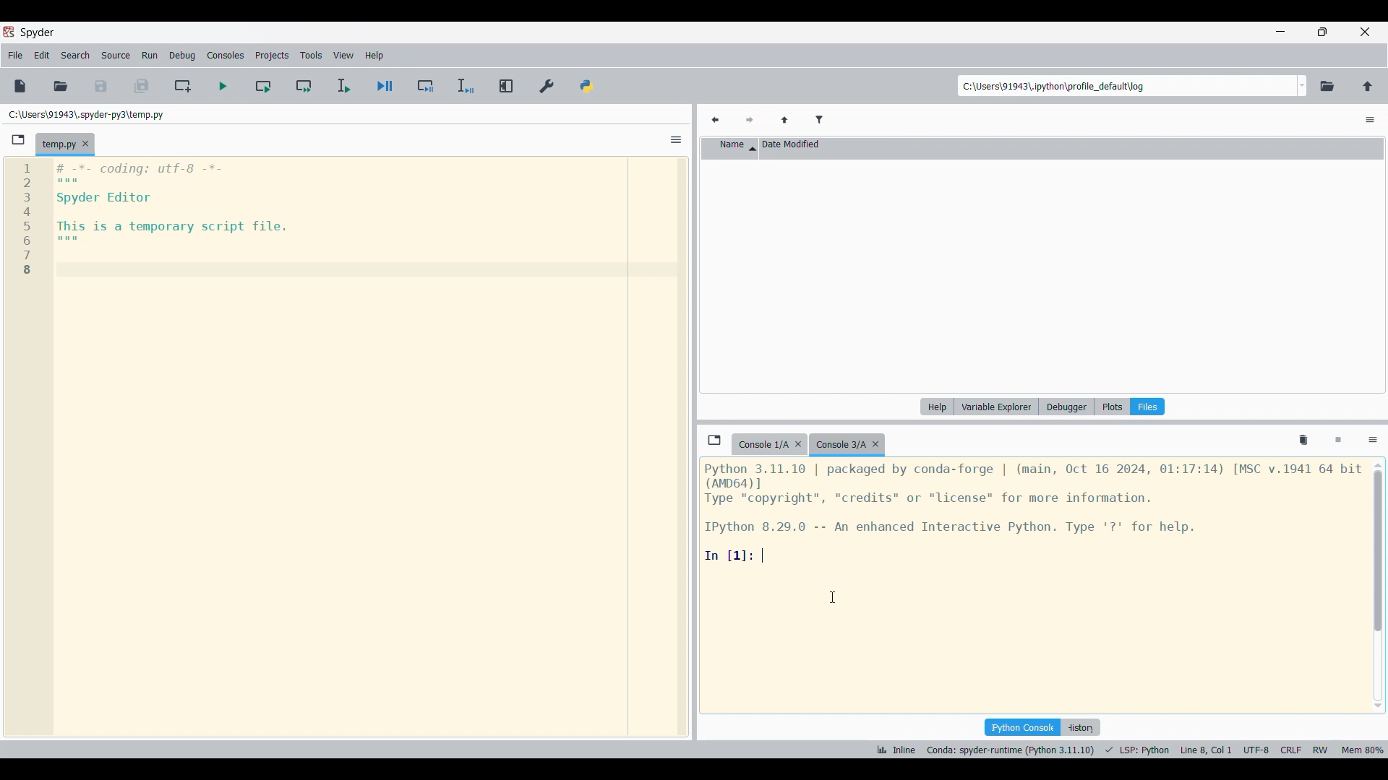  I want to click on Filter, so click(819, 121).